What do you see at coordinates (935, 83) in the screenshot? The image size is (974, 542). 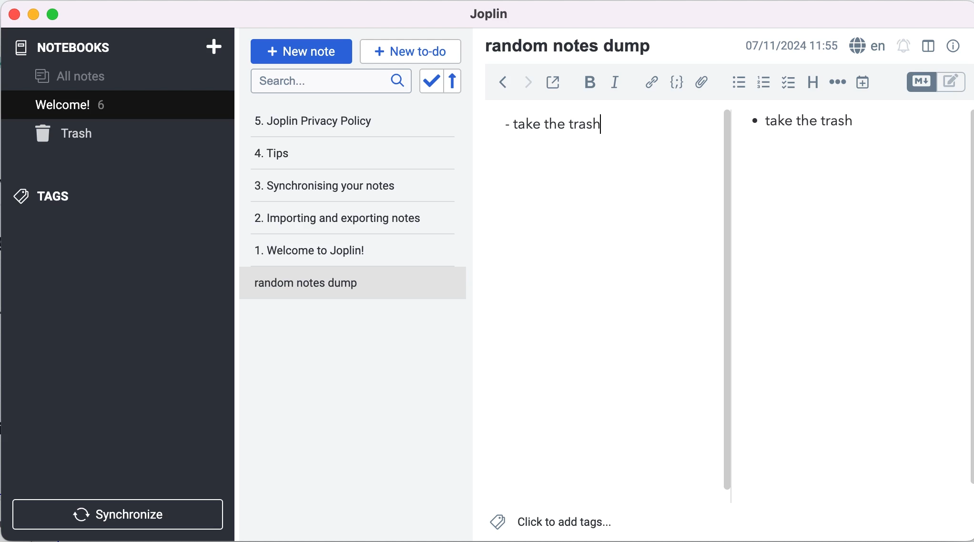 I see `toggle editors` at bounding box center [935, 83].